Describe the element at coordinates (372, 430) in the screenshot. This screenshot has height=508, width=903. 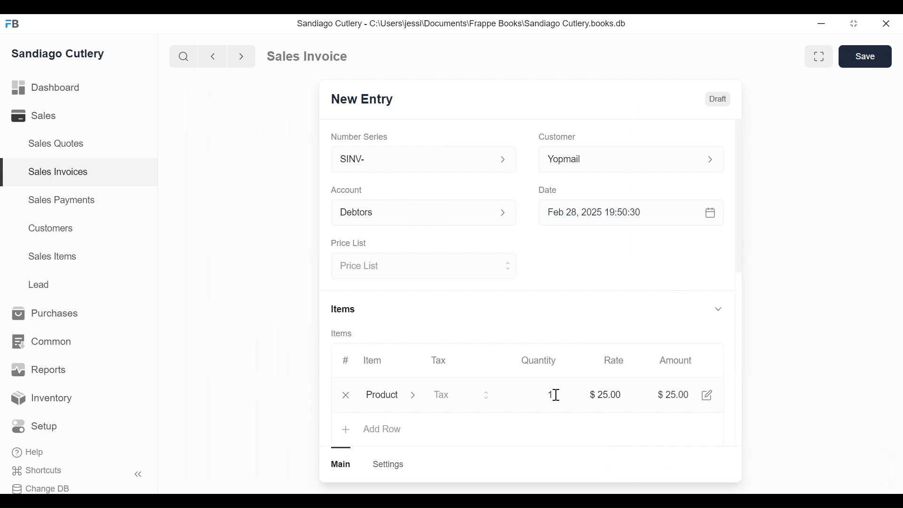
I see `+ Add Row` at that location.